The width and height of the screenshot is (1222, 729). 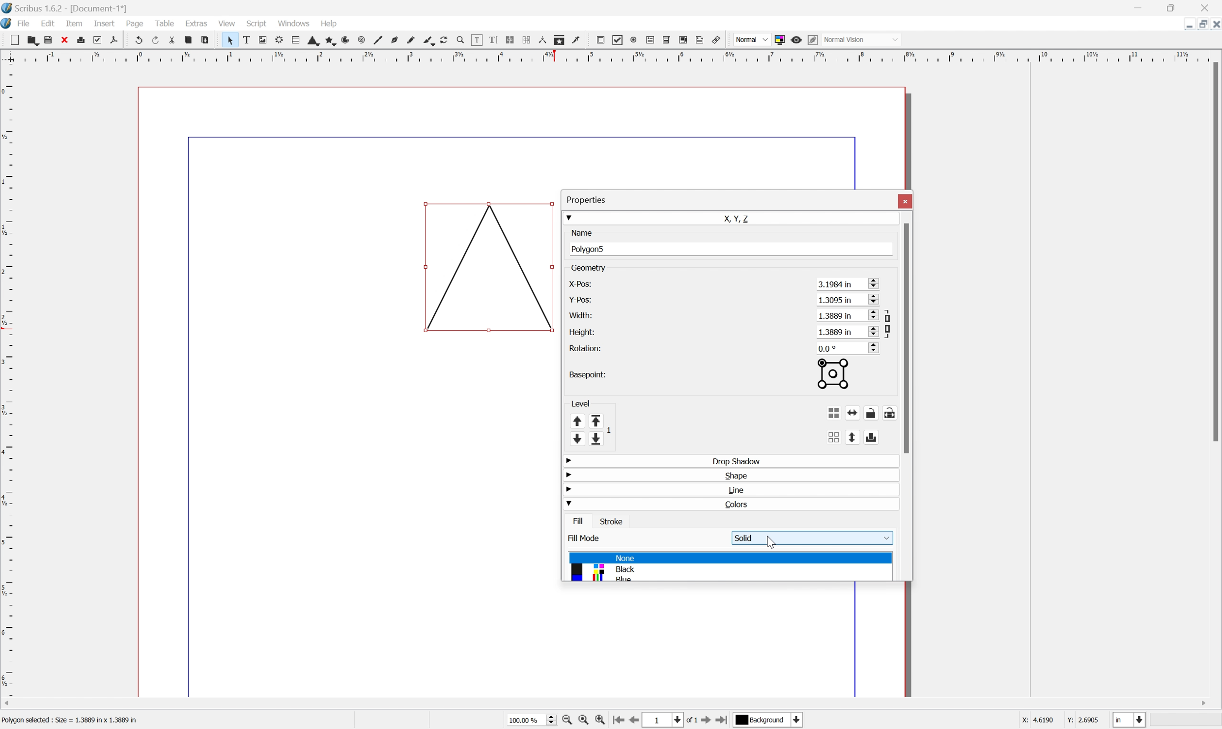 What do you see at coordinates (65, 39) in the screenshot?
I see `Close` at bounding box center [65, 39].